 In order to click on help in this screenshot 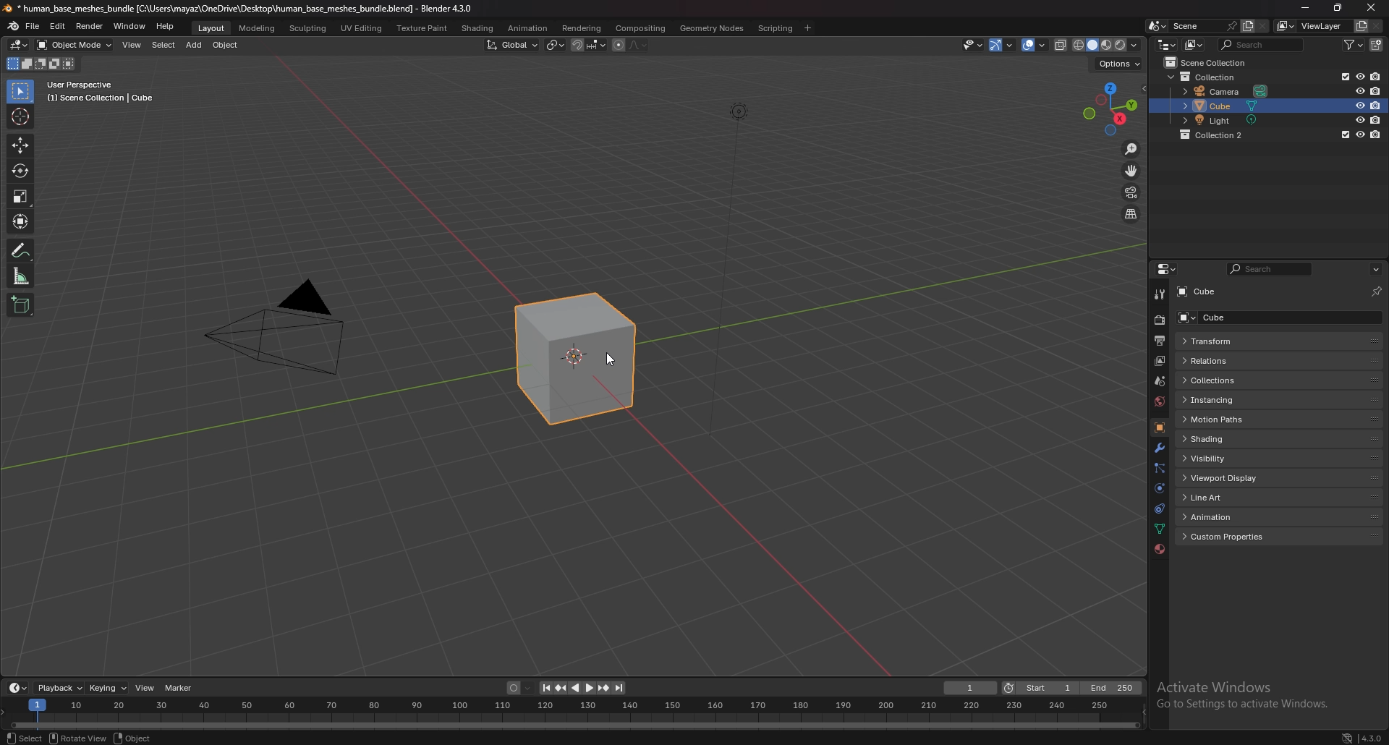, I will do `click(166, 26)`.